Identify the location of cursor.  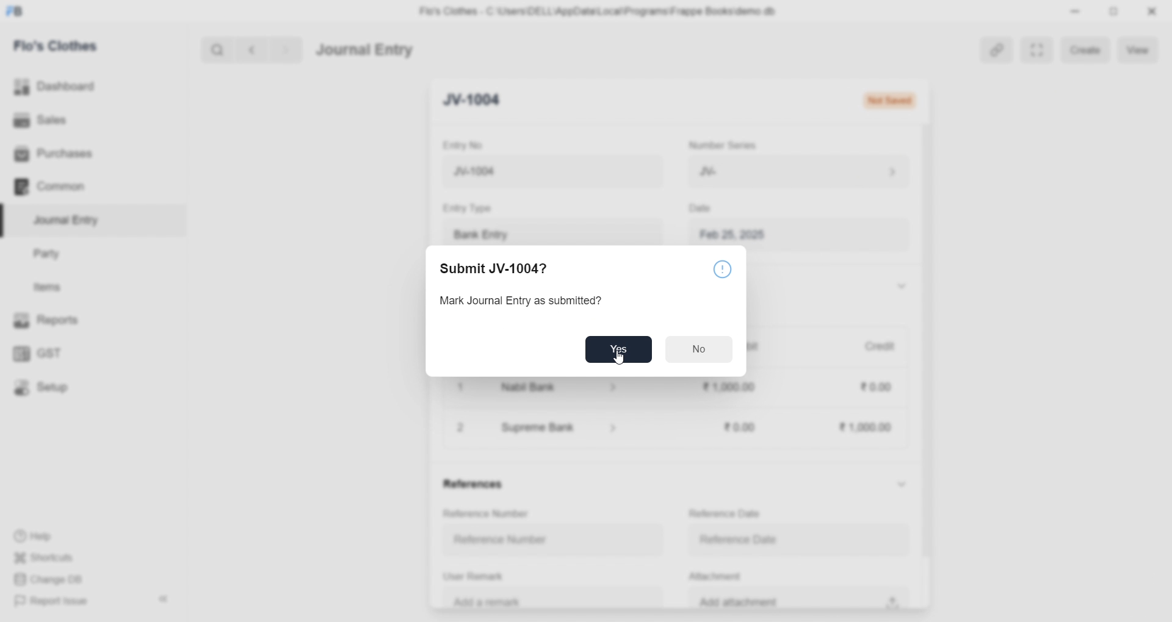
(620, 360).